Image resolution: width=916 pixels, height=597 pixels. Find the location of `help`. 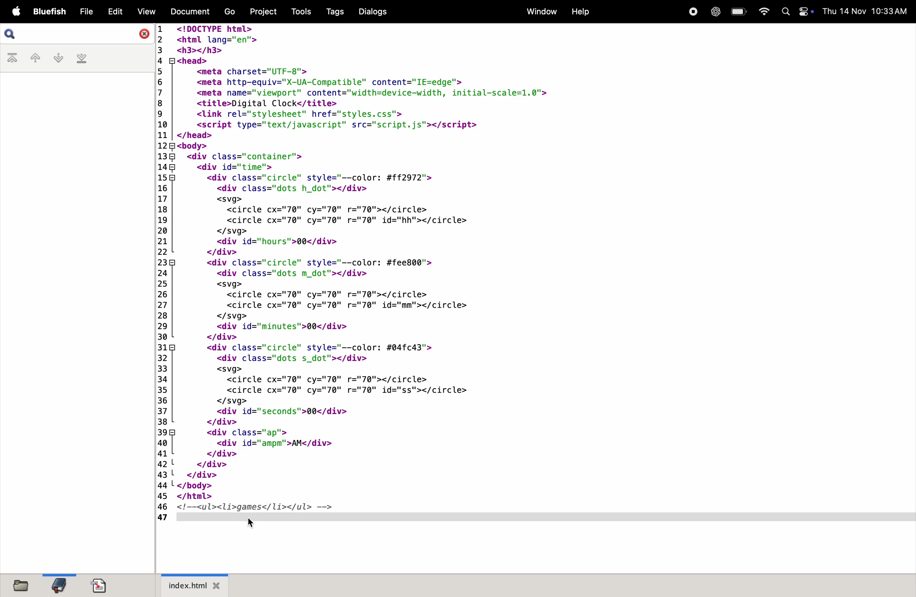

help is located at coordinates (582, 11).